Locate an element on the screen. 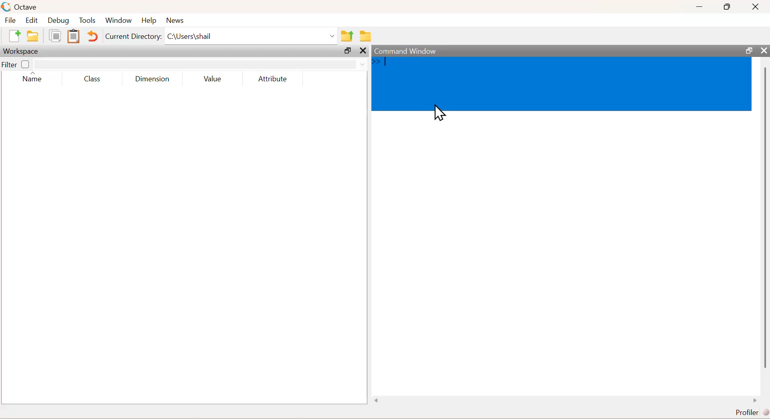 The height and width of the screenshot is (419, 770). folder is located at coordinates (33, 36).